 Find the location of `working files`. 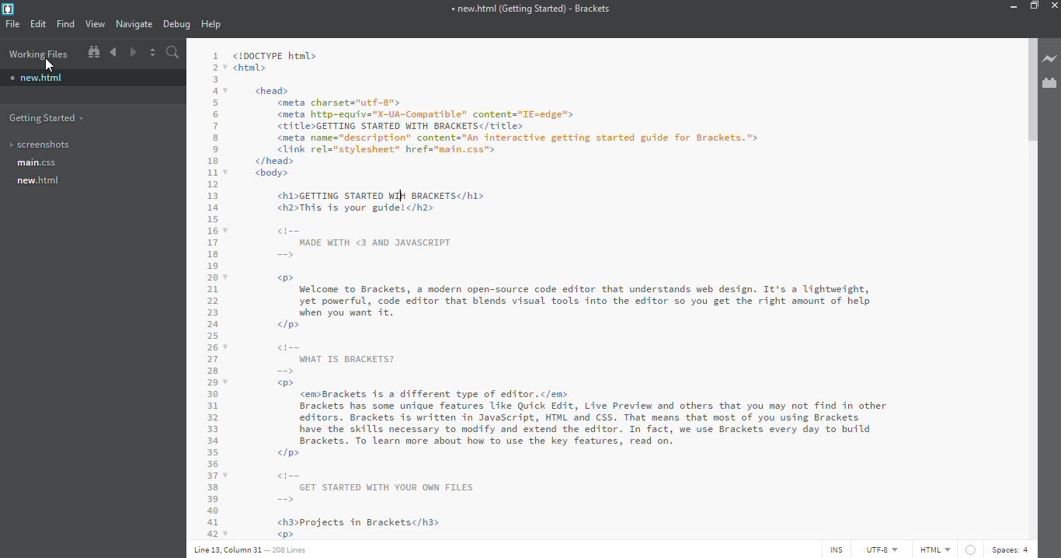

working files is located at coordinates (38, 54).